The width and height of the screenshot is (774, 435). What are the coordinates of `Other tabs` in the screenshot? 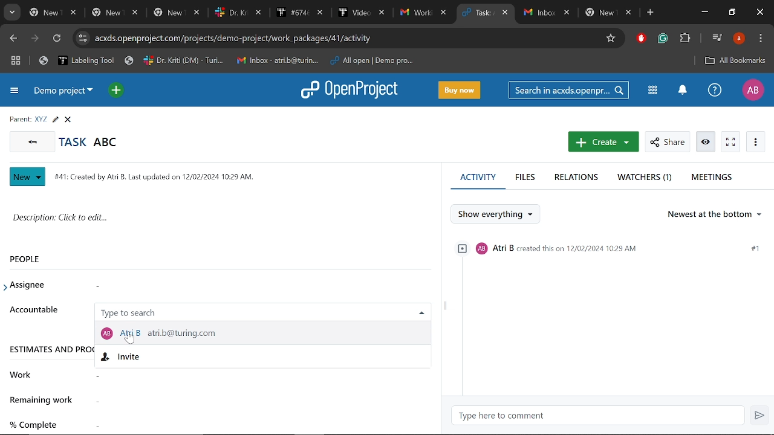 It's located at (580, 13).